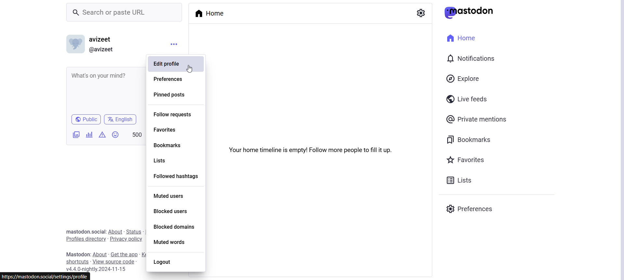 The height and width of the screenshot is (280, 624). What do you see at coordinates (471, 12) in the screenshot?
I see `Mastodon` at bounding box center [471, 12].